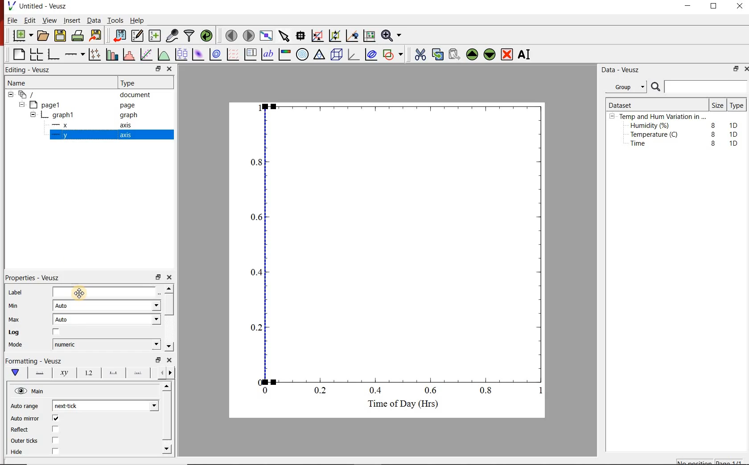  I want to click on Cursor, so click(85, 292).